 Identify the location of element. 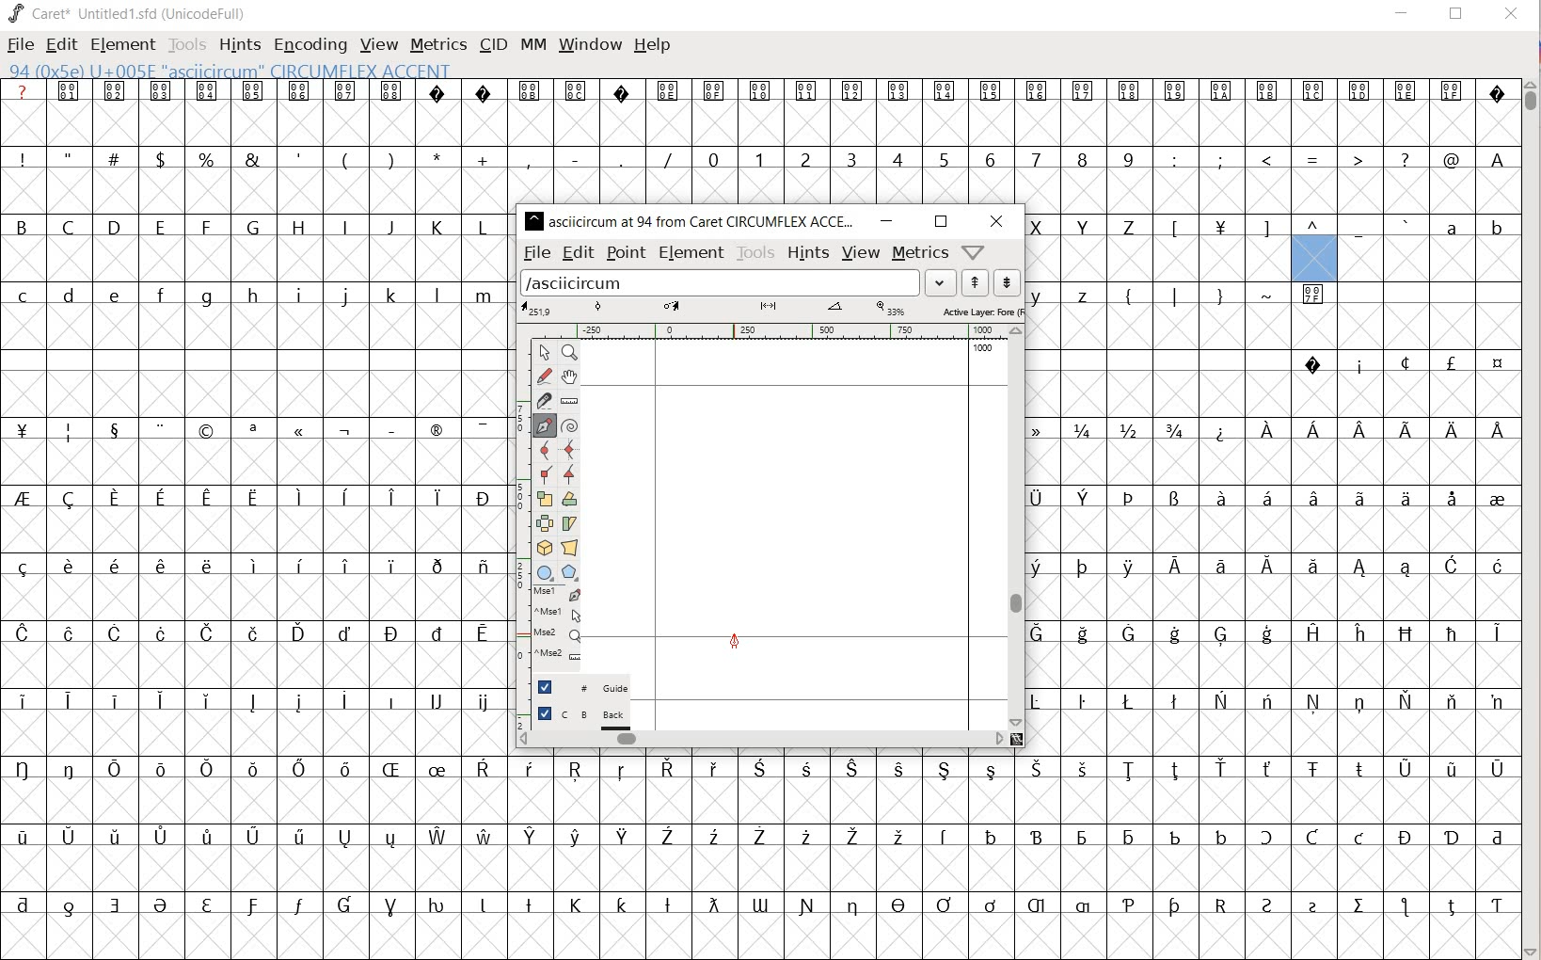
(691, 252).